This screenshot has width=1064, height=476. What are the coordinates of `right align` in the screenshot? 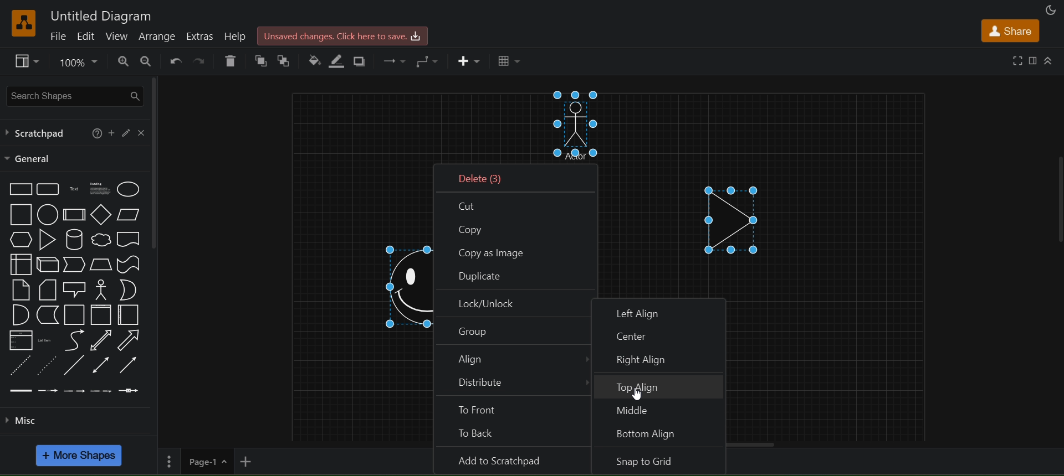 It's located at (665, 359).